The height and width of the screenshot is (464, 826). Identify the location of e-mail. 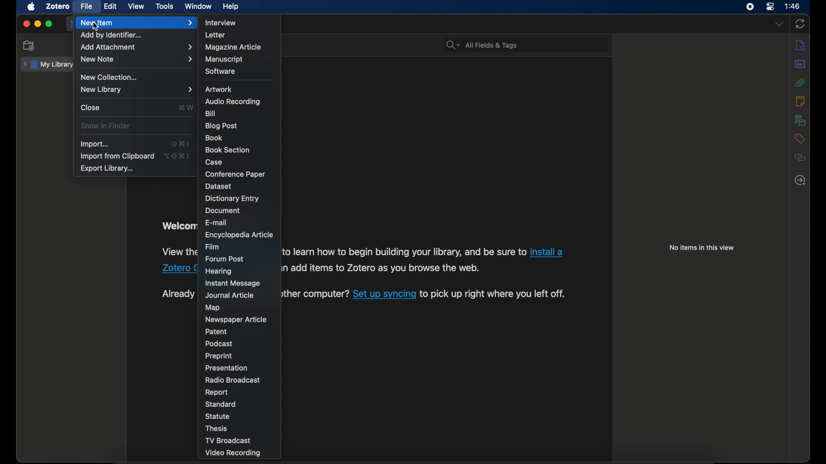
(216, 223).